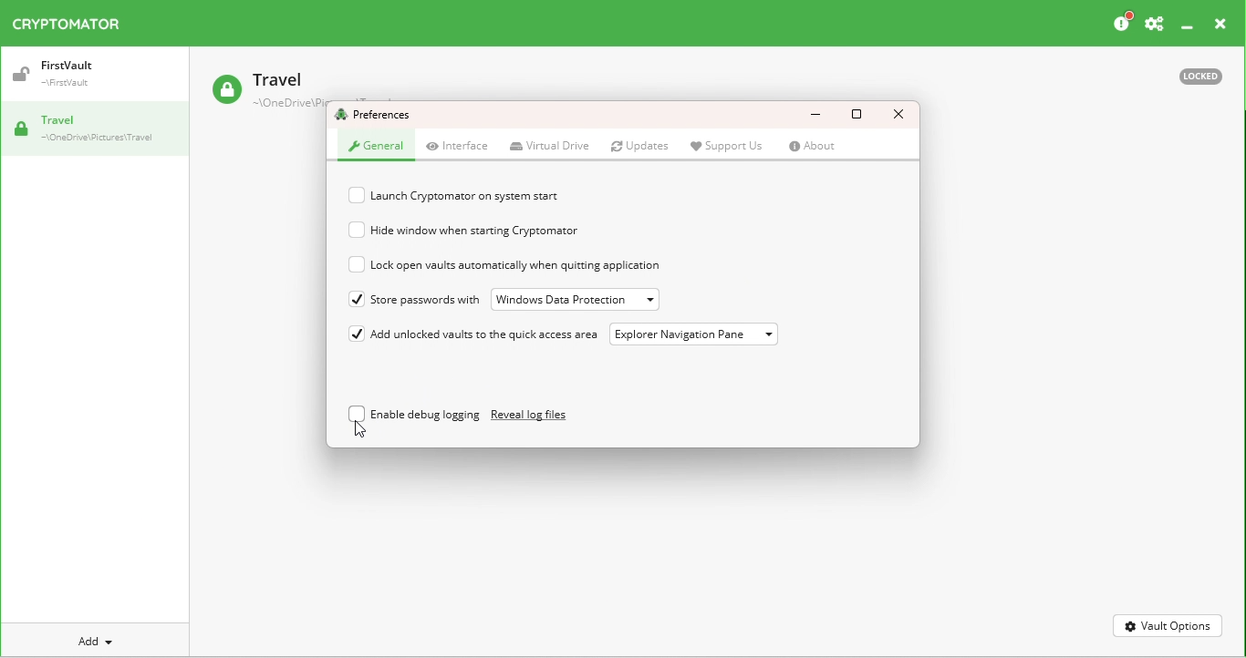 Image resolution: width=1246 pixels, height=658 pixels. What do you see at coordinates (640, 145) in the screenshot?
I see `Updates` at bounding box center [640, 145].